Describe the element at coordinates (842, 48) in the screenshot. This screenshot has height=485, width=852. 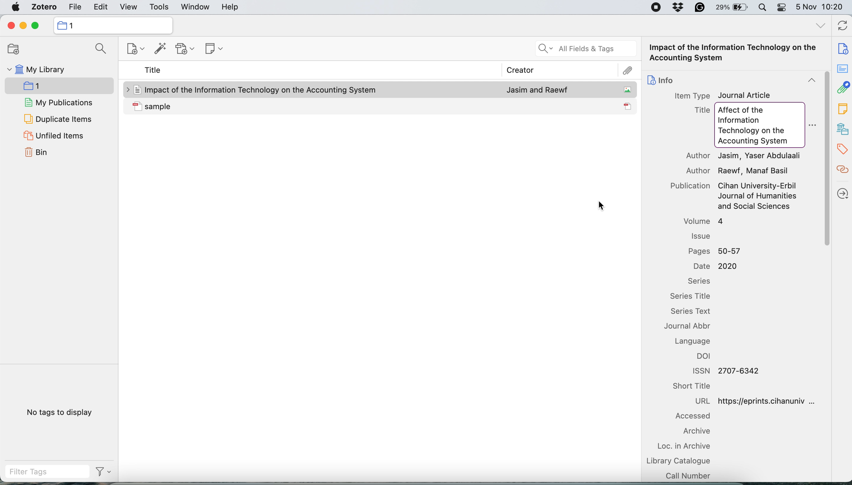
I see `note info` at that location.